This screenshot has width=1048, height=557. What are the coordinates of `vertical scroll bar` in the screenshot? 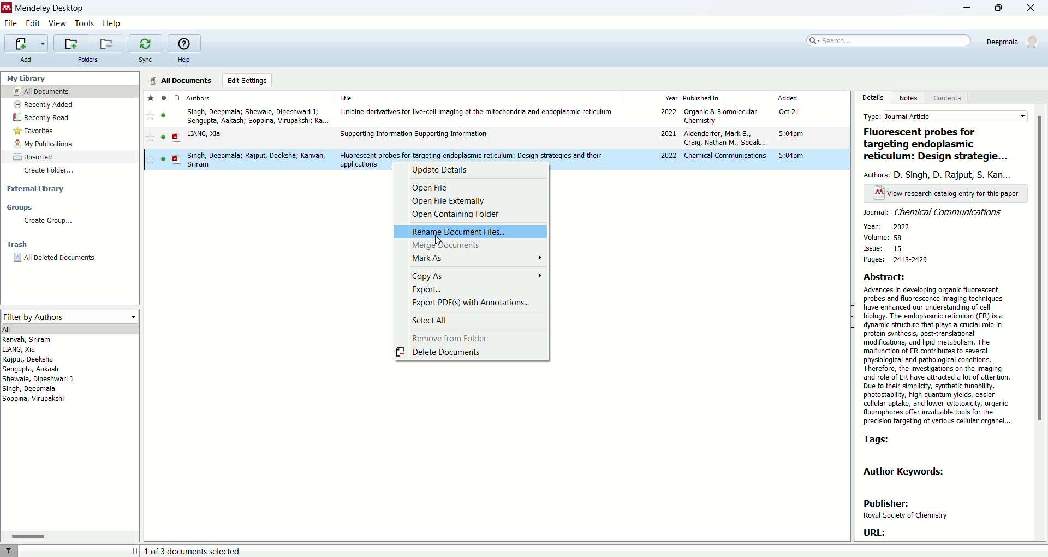 It's located at (1041, 323).